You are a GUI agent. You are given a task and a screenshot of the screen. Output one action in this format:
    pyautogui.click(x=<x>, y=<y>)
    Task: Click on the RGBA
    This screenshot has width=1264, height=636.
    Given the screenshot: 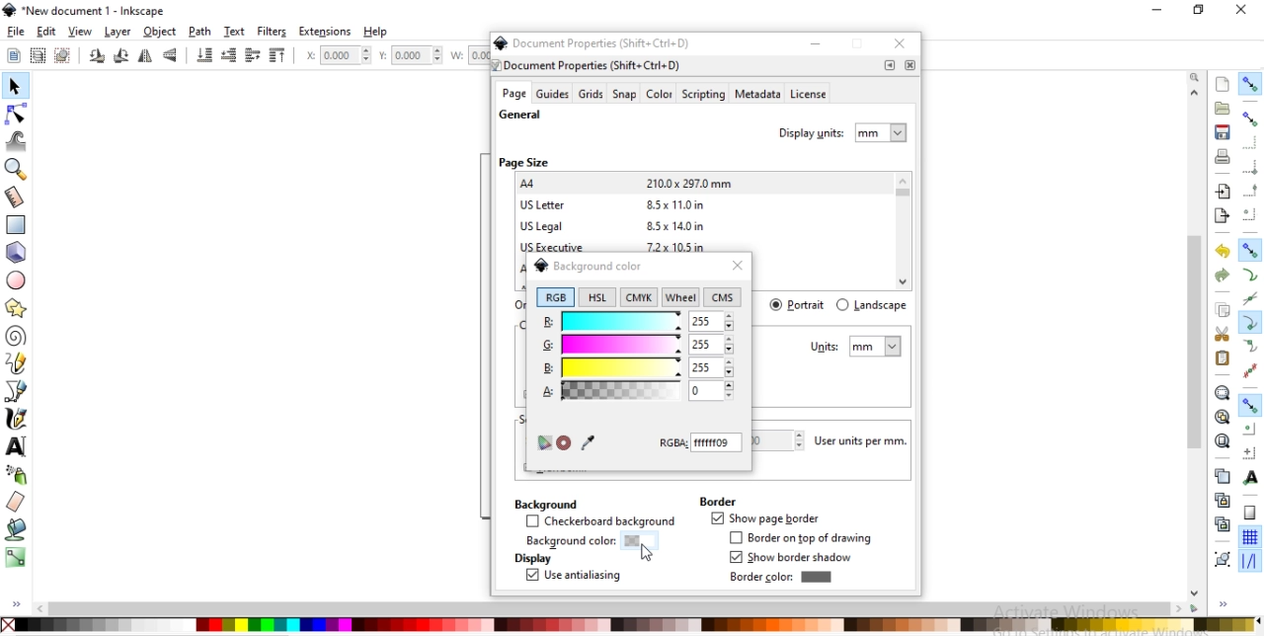 What is the action you would take?
    pyautogui.click(x=701, y=442)
    